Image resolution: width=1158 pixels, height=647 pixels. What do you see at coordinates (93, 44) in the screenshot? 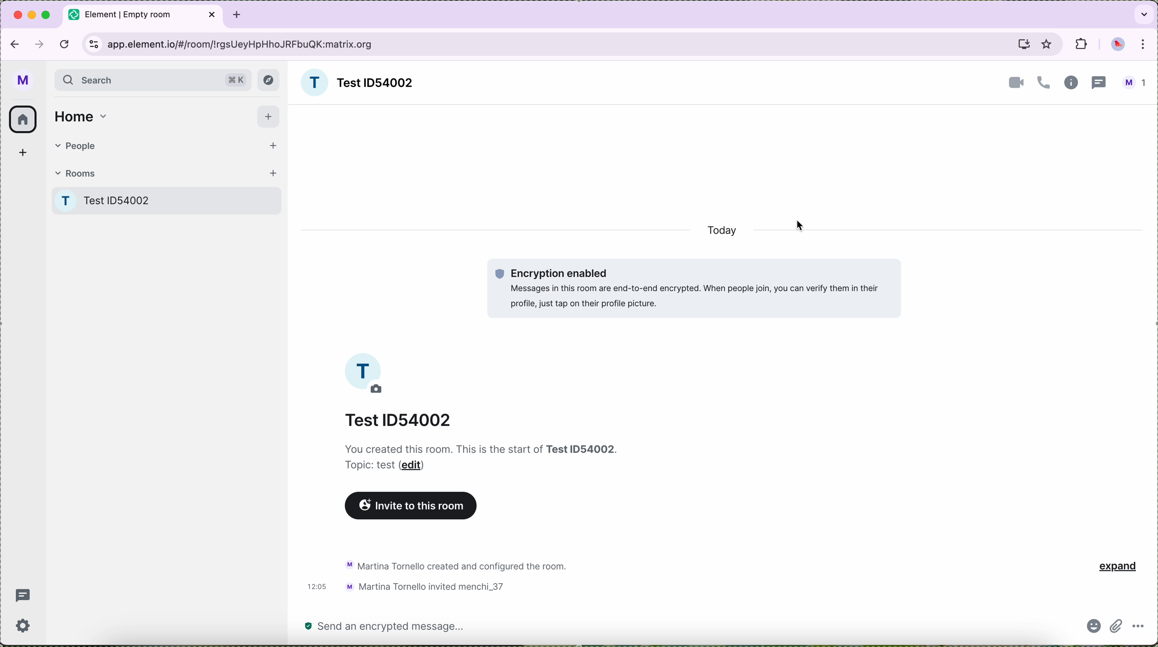
I see `controls` at bounding box center [93, 44].